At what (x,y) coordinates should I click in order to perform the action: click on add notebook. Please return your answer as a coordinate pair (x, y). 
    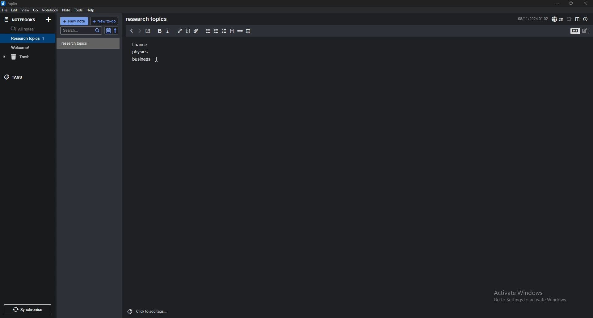
    Looking at the image, I should click on (48, 19).